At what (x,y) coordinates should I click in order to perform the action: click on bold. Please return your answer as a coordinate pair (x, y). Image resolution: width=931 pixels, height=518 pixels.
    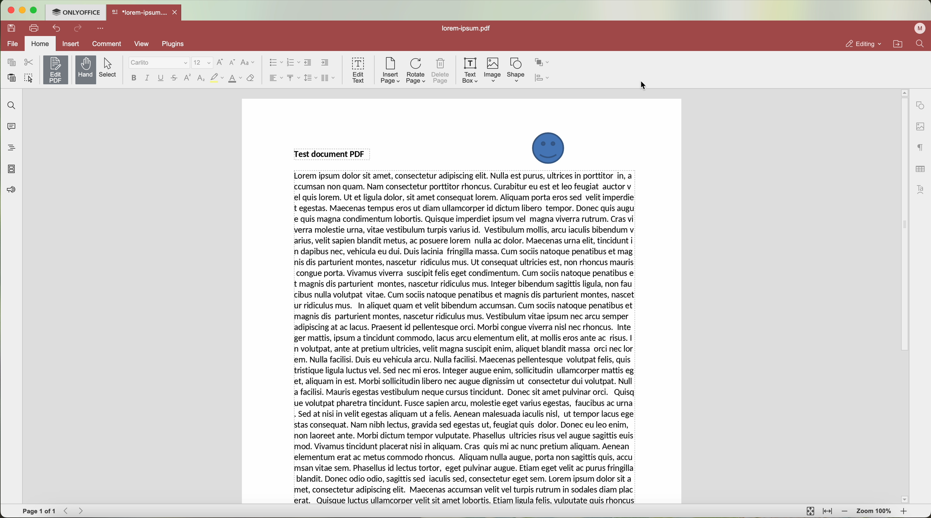
    Looking at the image, I should click on (133, 78).